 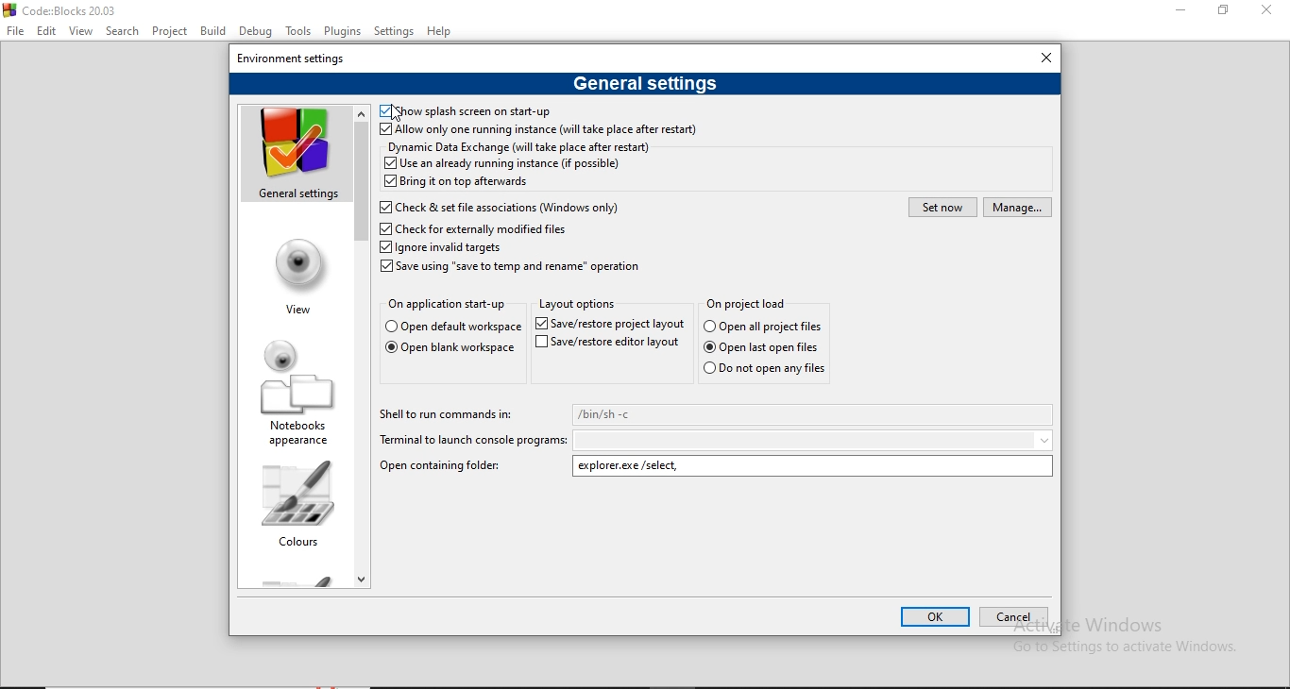 What do you see at coordinates (645, 83) in the screenshot?
I see `general settings` at bounding box center [645, 83].